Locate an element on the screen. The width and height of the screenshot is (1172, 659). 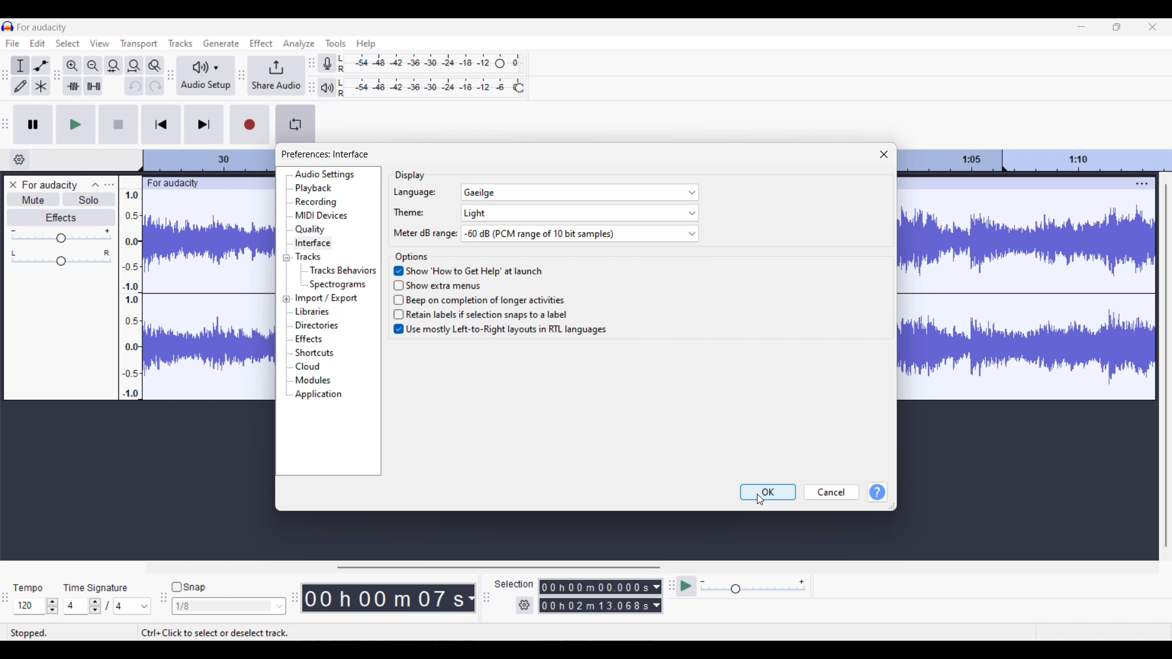
Envelop tool is located at coordinates (41, 65).